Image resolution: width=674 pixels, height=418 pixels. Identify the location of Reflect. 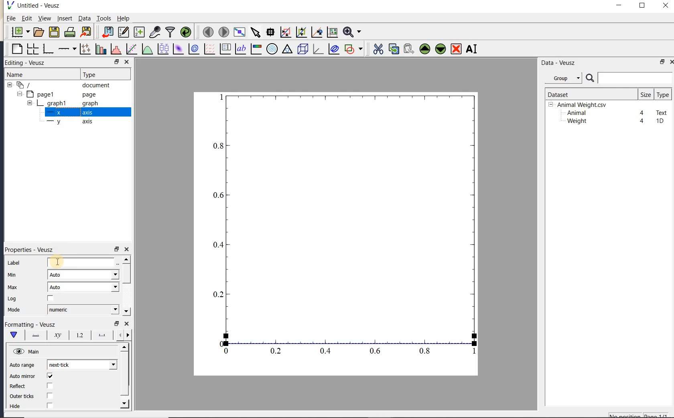
(21, 386).